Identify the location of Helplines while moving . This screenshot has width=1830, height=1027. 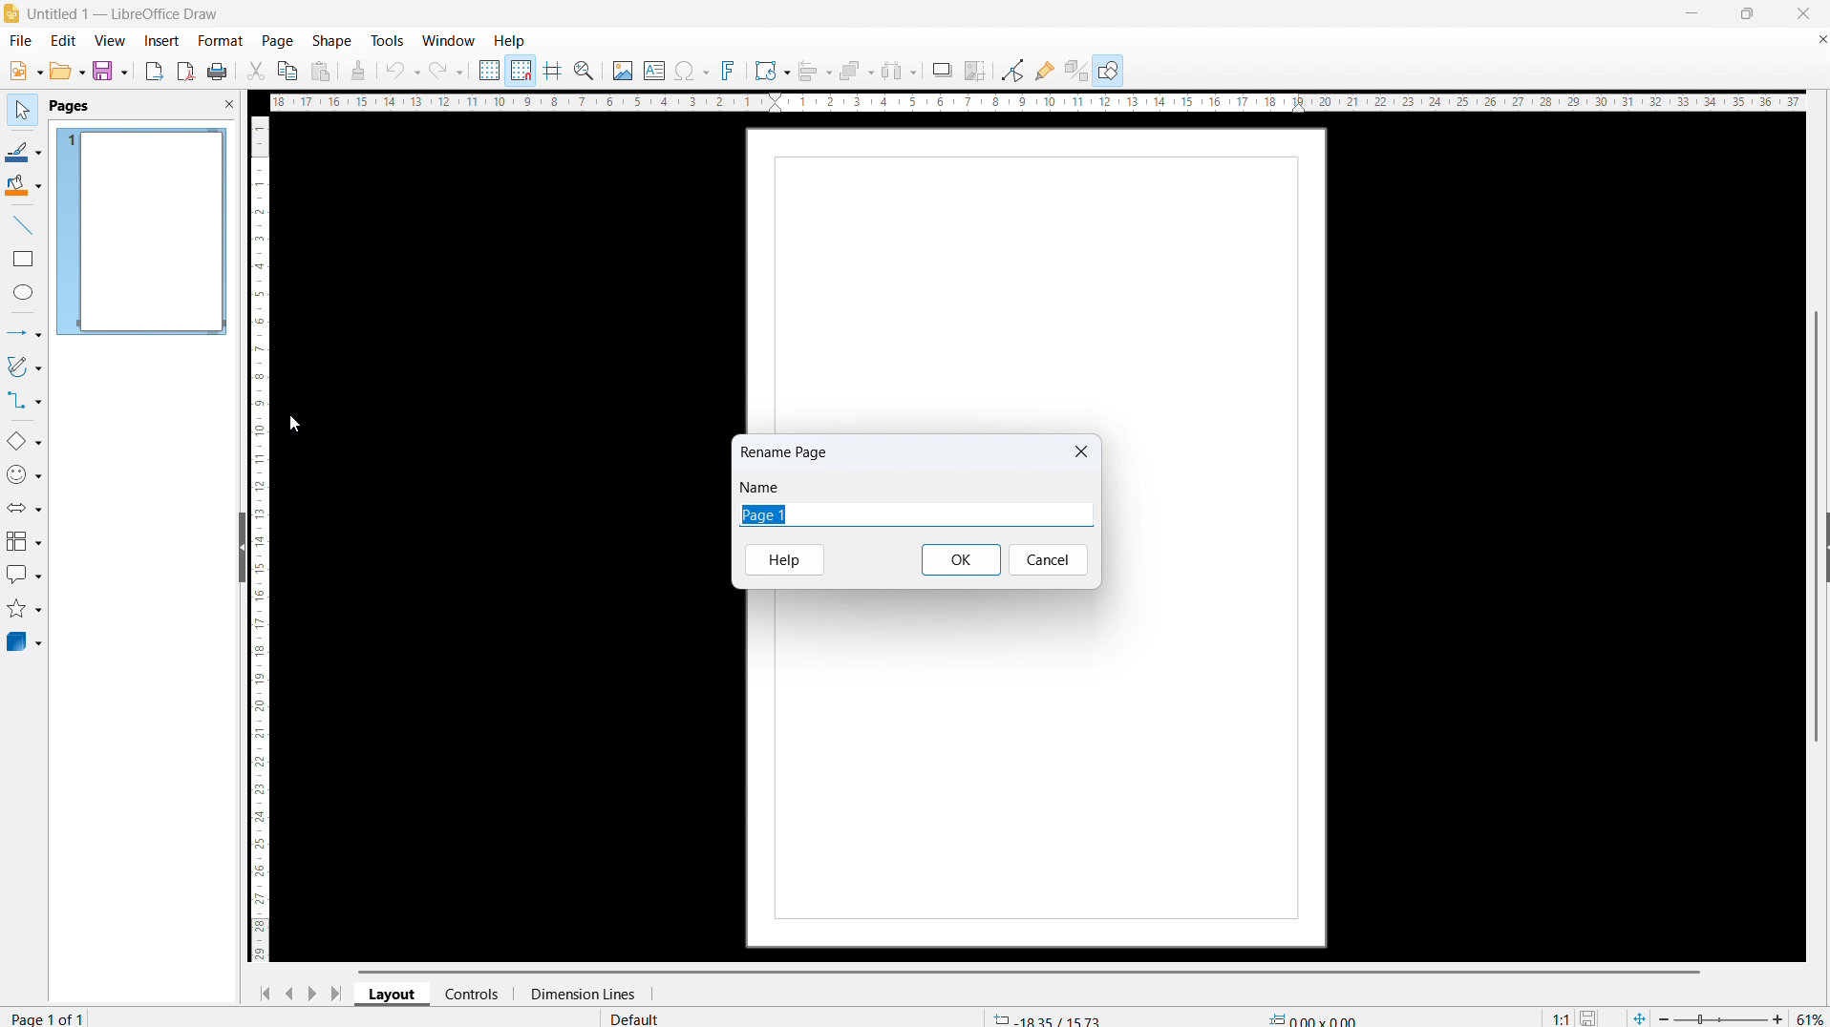
(553, 70).